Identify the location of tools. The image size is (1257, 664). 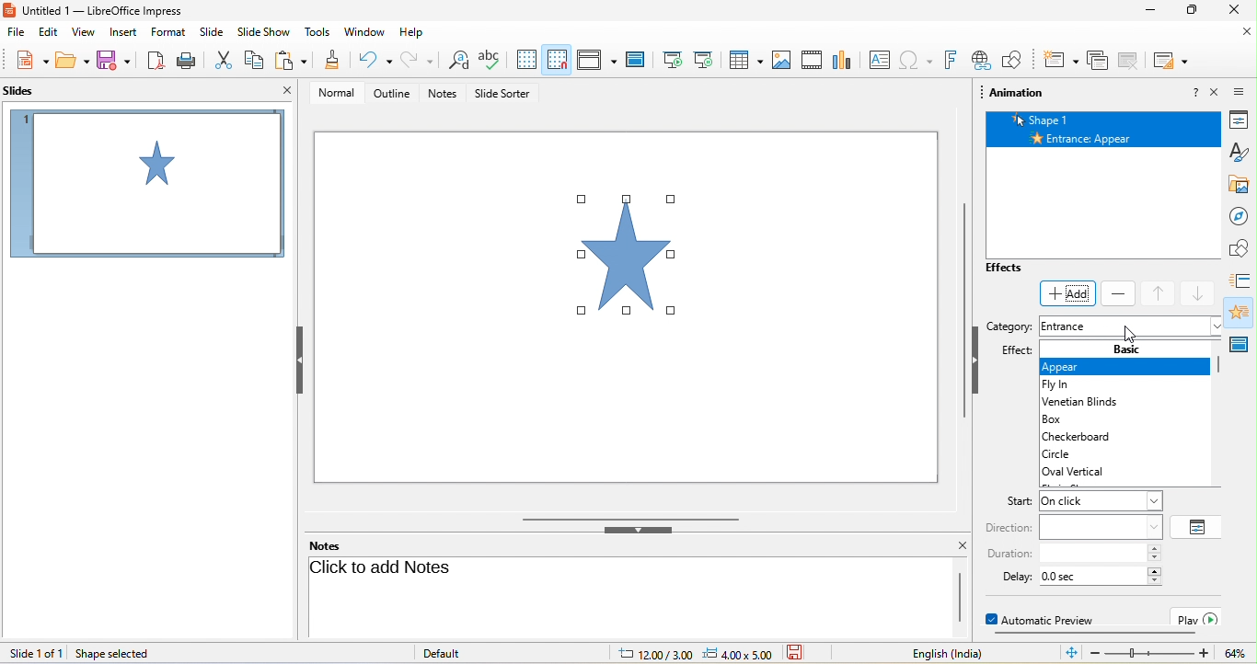
(317, 33).